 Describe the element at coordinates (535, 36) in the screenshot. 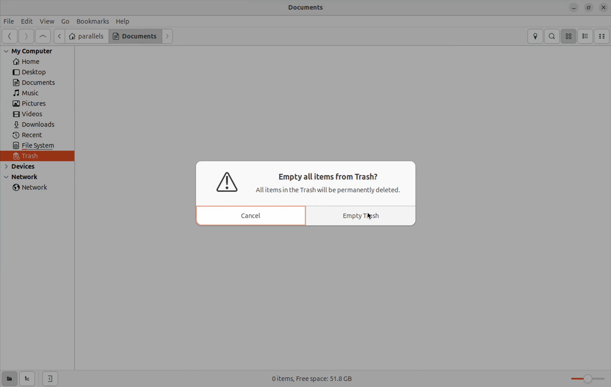

I see `location` at that location.